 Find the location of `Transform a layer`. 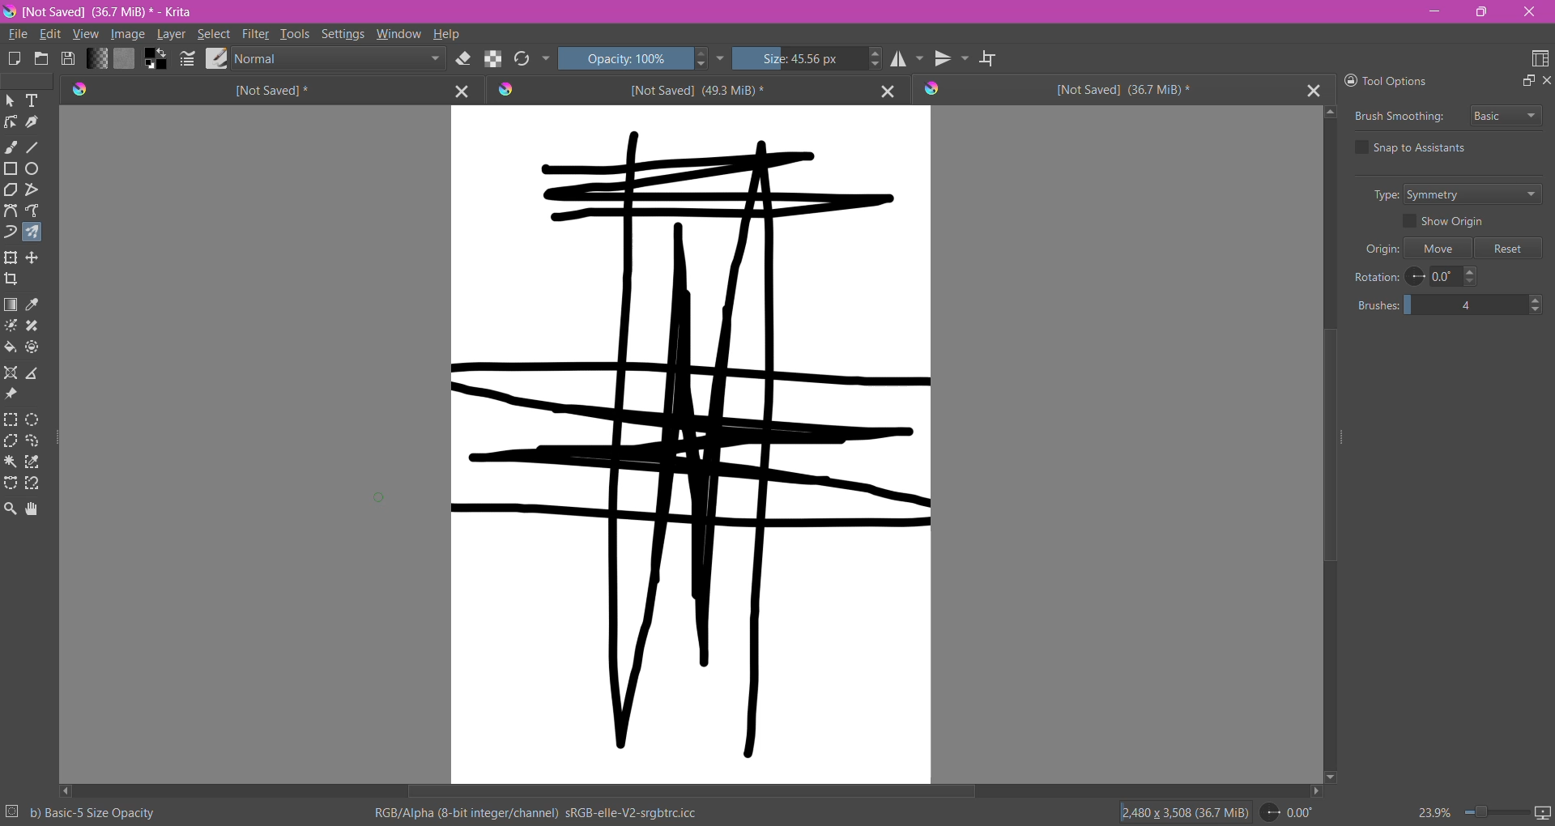

Transform a layer is located at coordinates (36, 258).